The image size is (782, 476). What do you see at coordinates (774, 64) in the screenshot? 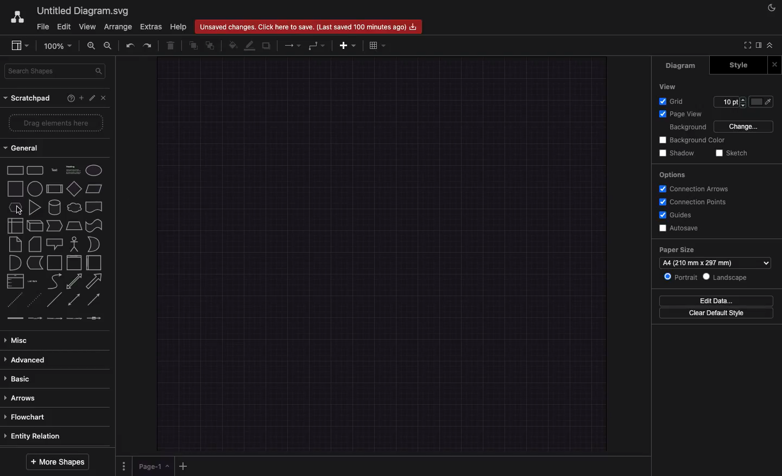
I see `Close` at bounding box center [774, 64].